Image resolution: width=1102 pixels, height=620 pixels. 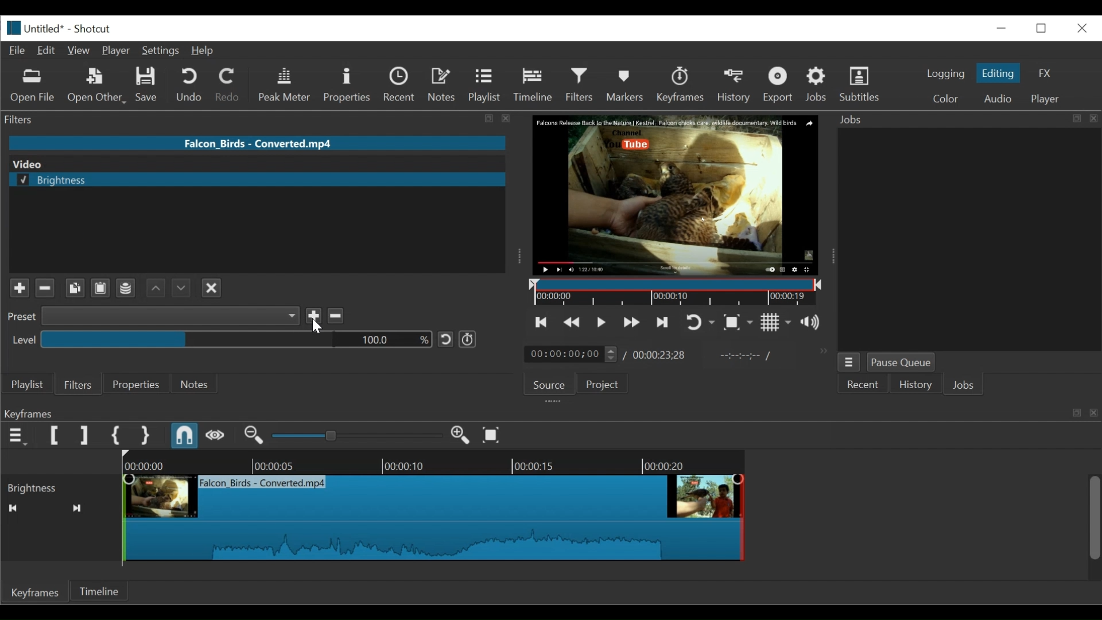 I want to click on Timeline, so click(x=534, y=86).